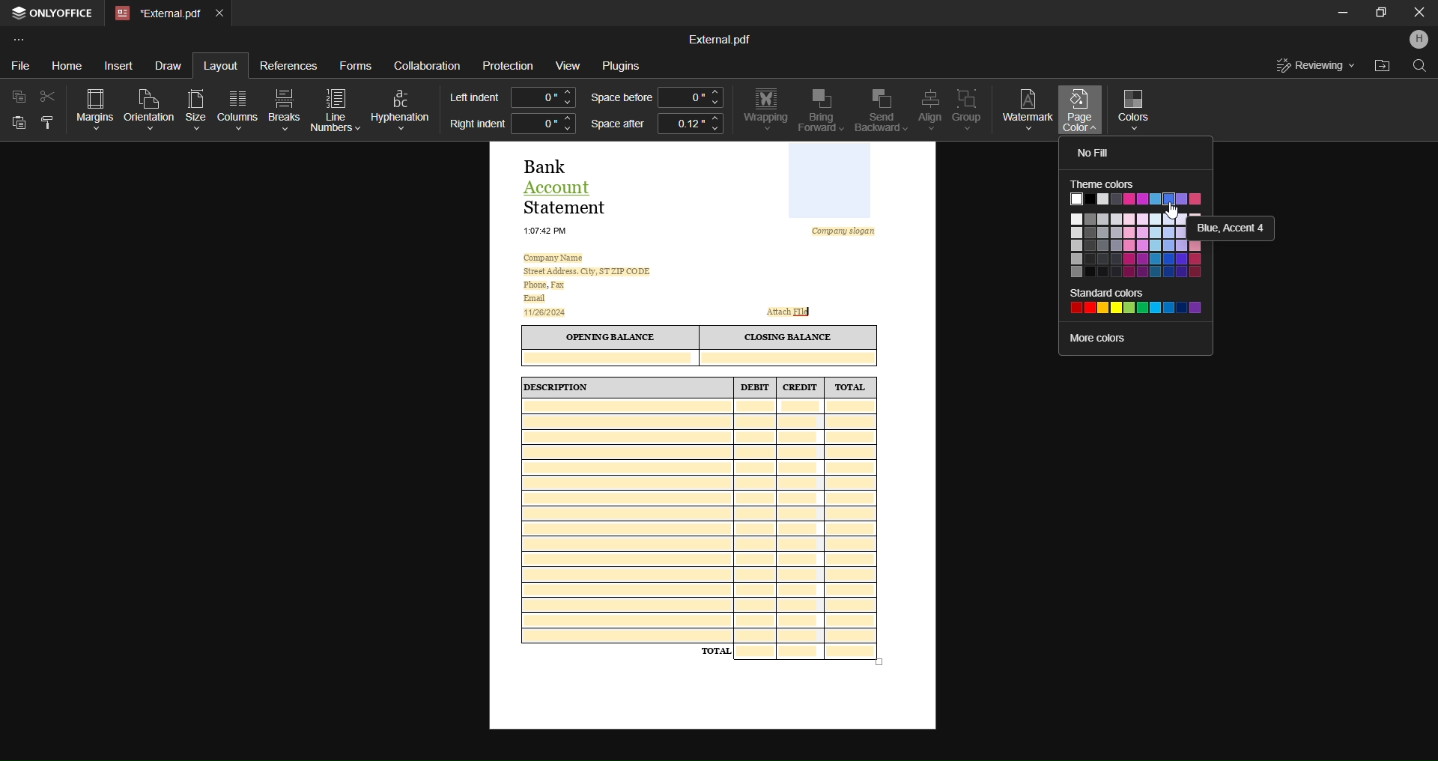 The image size is (1438, 761). Describe the element at coordinates (46, 124) in the screenshot. I see `Copy Styles` at that location.